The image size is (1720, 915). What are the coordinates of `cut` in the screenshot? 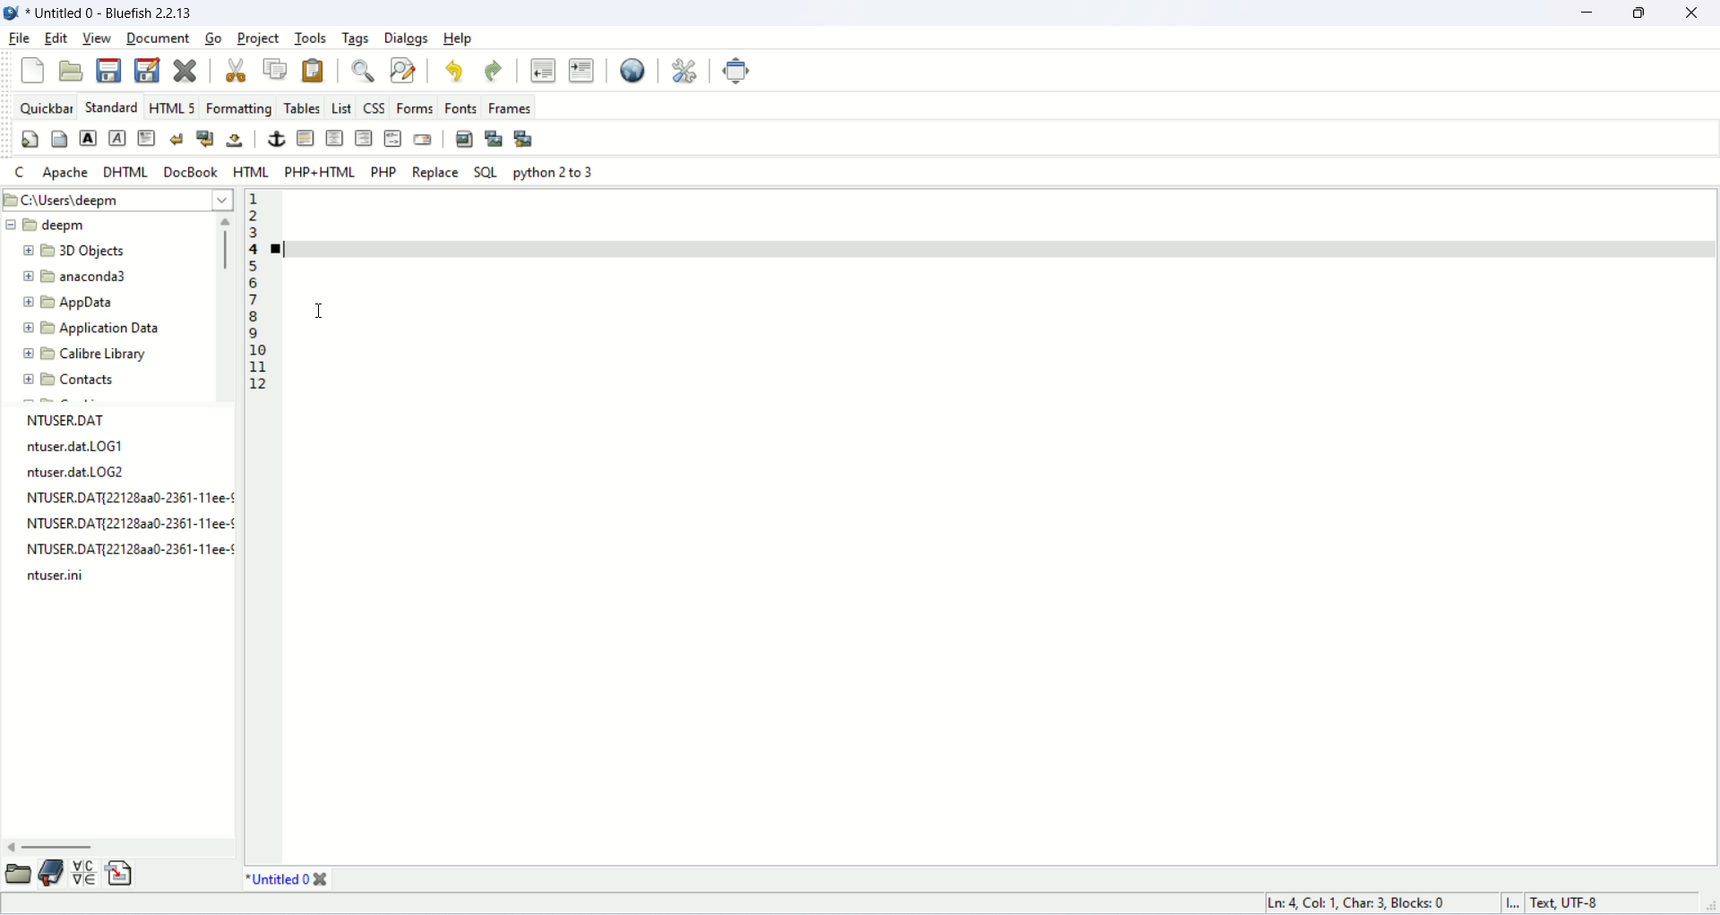 It's located at (234, 72).